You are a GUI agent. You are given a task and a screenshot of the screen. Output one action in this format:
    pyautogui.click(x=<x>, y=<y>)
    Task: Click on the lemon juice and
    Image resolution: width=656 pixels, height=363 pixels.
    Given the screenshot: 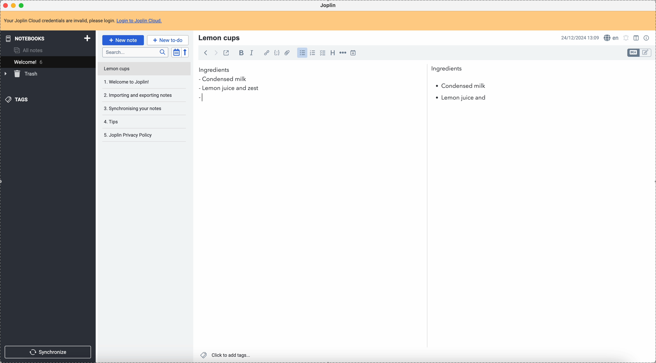 What is the action you would take?
    pyautogui.click(x=461, y=99)
    